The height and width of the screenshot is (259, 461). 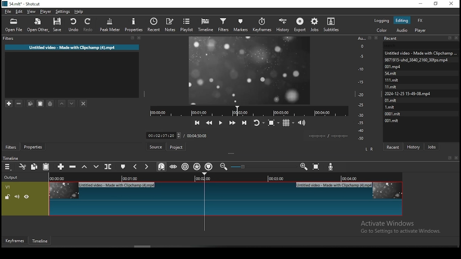 What do you see at coordinates (273, 123) in the screenshot?
I see `toggle zoom` at bounding box center [273, 123].